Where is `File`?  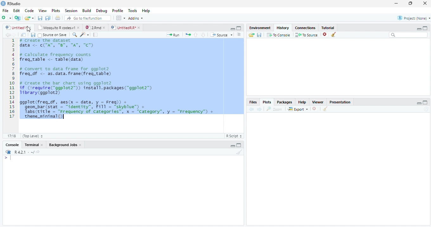 File is located at coordinates (4, 11).